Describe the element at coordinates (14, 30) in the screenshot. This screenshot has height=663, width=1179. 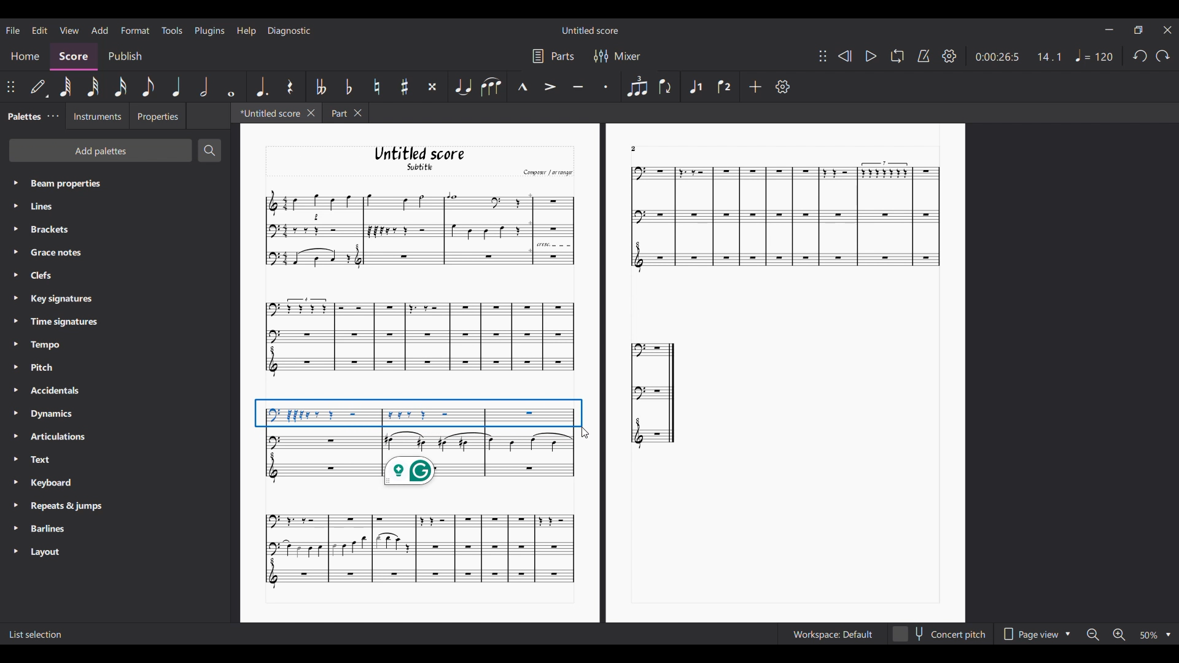
I see `File menu` at that location.